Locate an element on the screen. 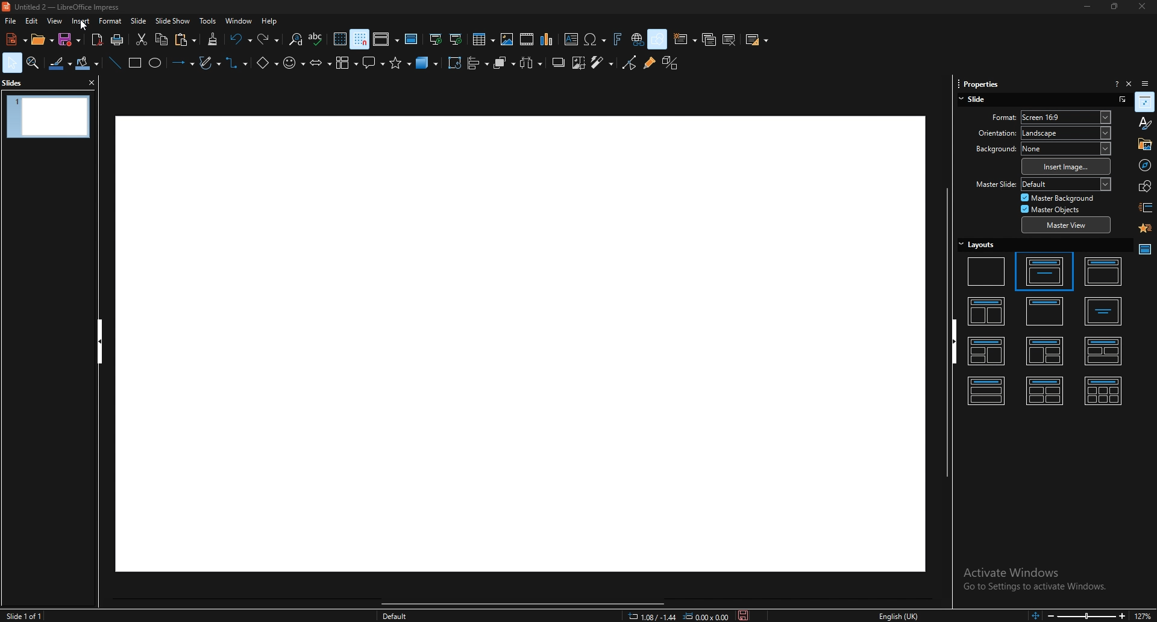 The image size is (1157, 622). display views is located at coordinates (386, 40).